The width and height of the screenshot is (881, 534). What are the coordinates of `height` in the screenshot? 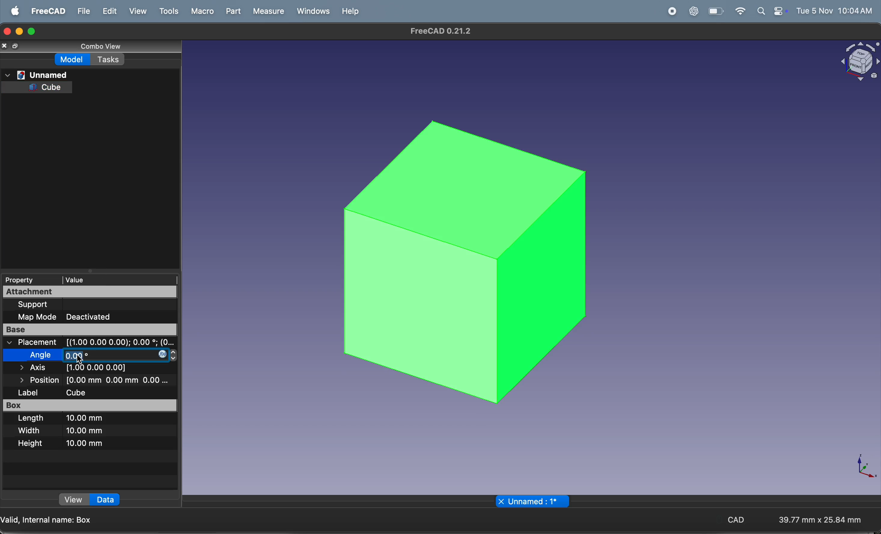 It's located at (29, 446).